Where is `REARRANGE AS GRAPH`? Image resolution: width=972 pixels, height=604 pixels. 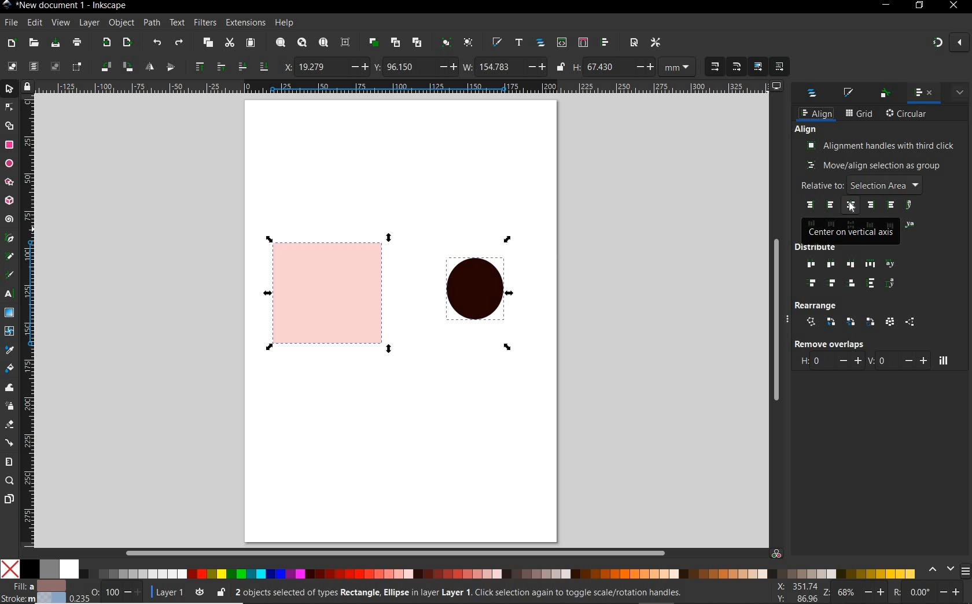
REARRANGE AS GRAPH is located at coordinates (811, 322).